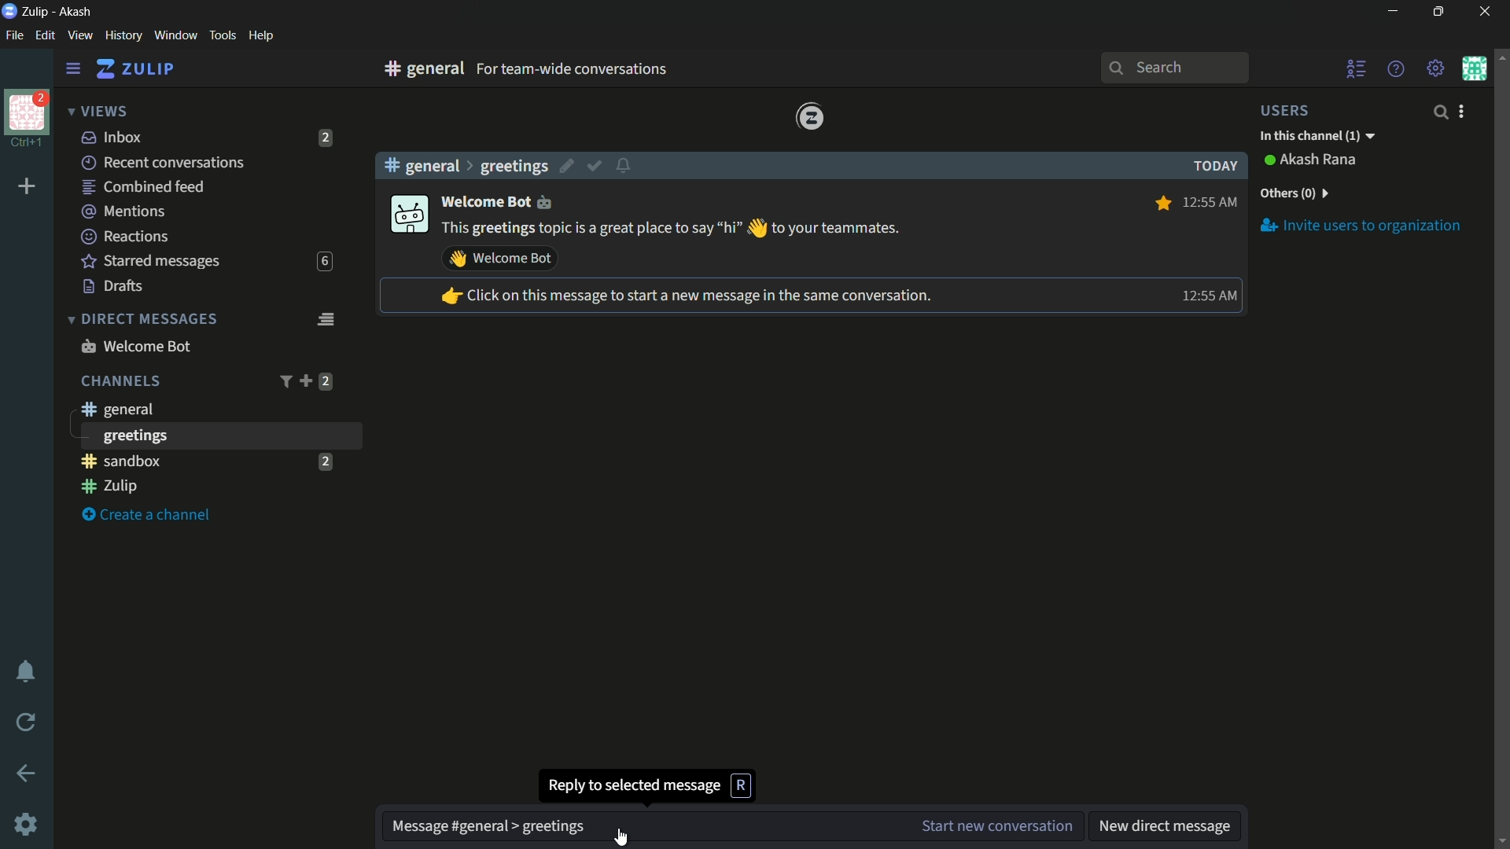 This screenshot has height=849, width=1510. Describe the element at coordinates (1206, 296) in the screenshot. I see `12: 55 AM` at that location.